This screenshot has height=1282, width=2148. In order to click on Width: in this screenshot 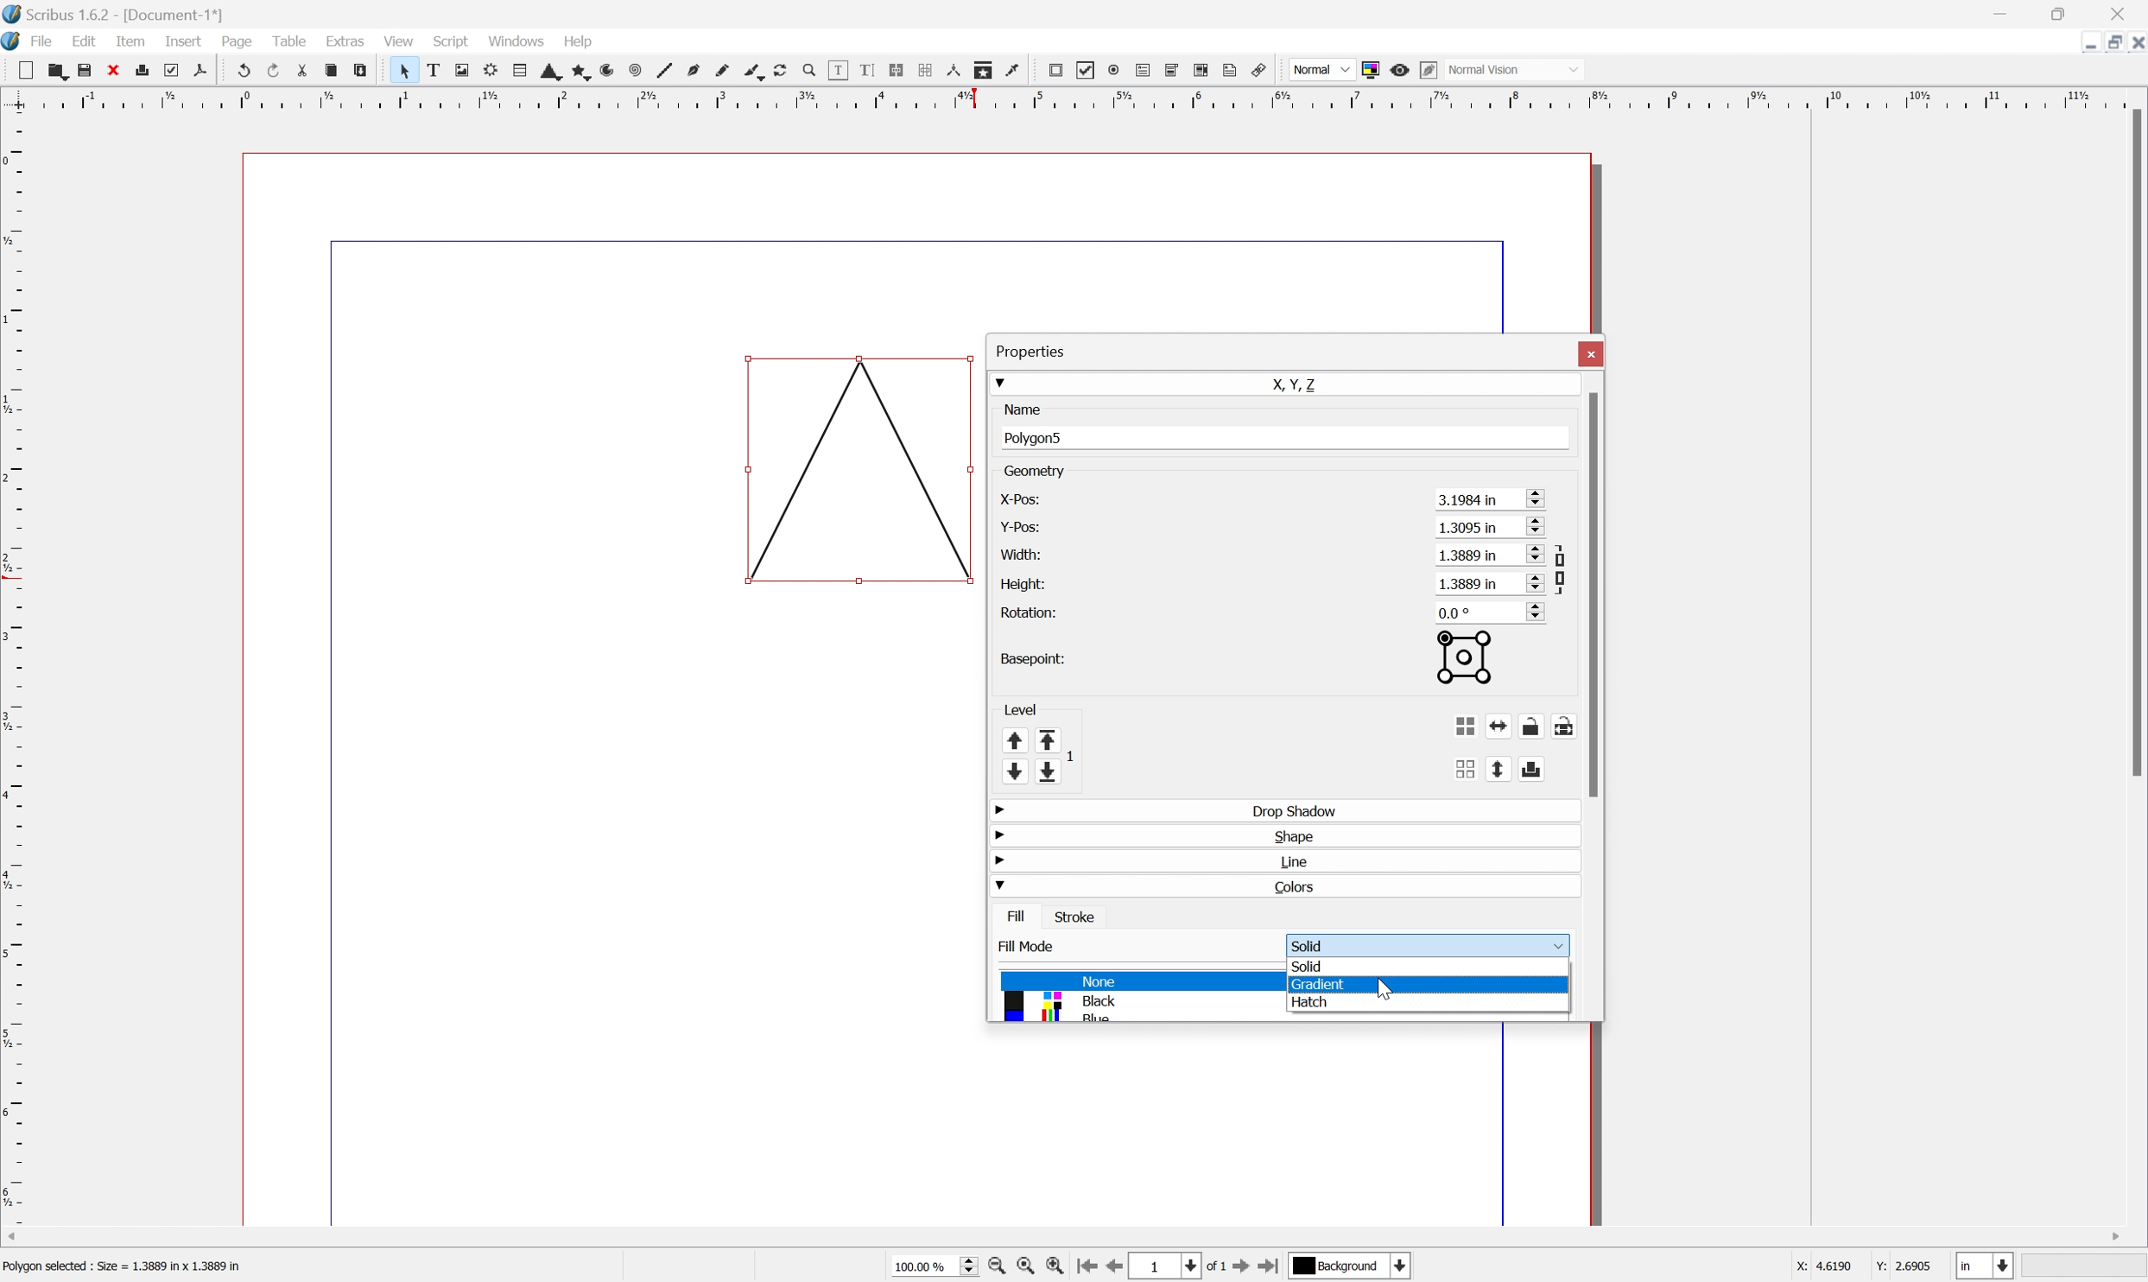, I will do `click(1019, 553)`.